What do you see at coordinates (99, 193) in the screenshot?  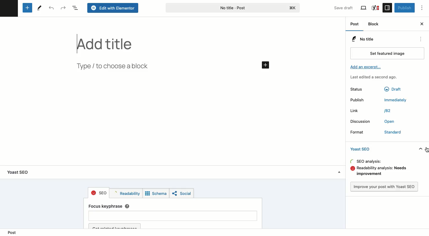 I see `SEO` at bounding box center [99, 193].